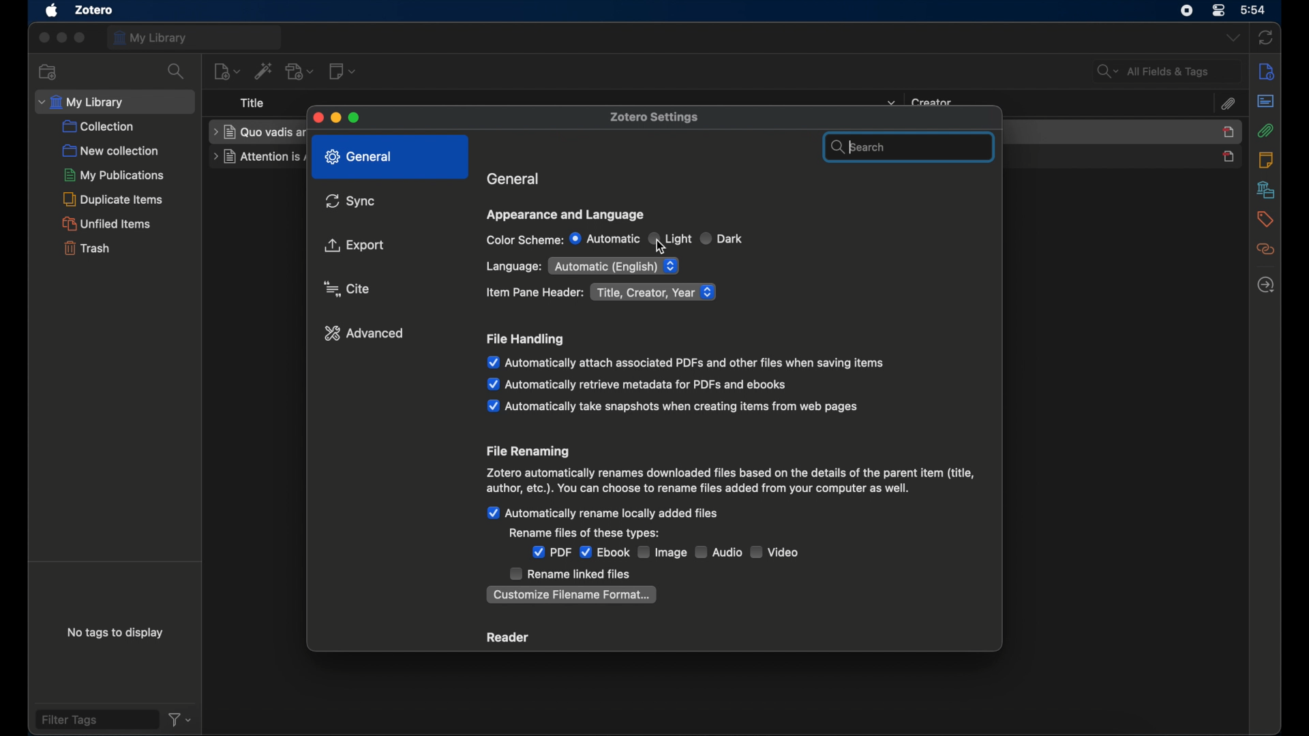 The height and width of the screenshot is (736, 1309). Describe the element at coordinates (81, 37) in the screenshot. I see `maximize` at that location.